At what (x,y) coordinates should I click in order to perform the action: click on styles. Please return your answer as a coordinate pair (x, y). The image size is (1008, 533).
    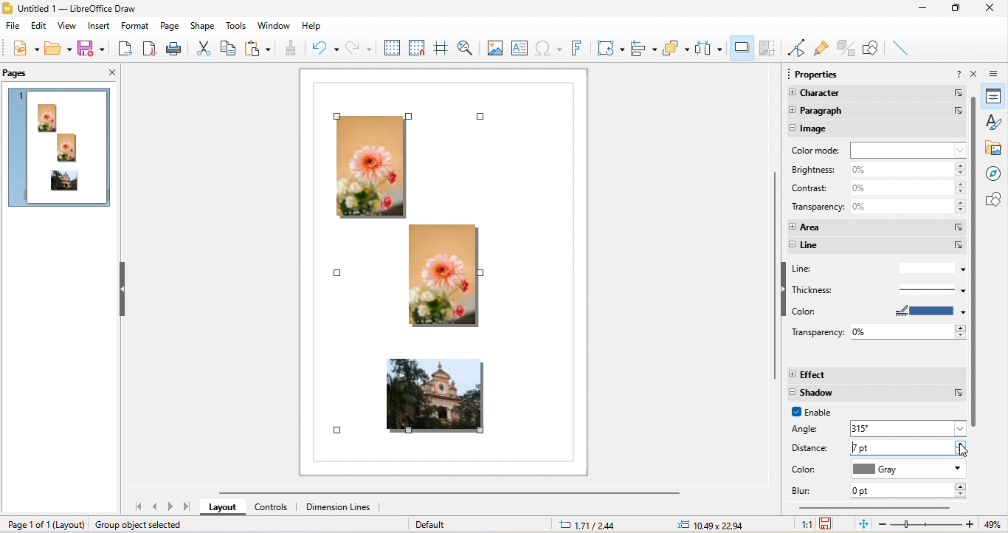
    Looking at the image, I should click on (997, 124).